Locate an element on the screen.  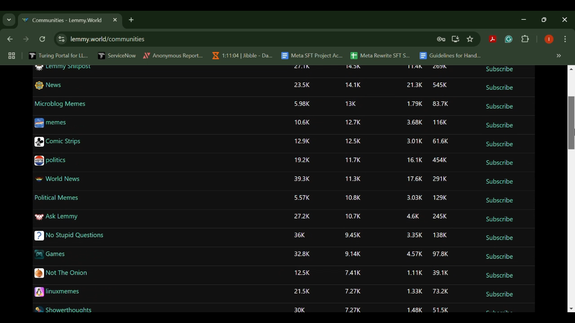
1.48K is located at coordinates (414, 310).